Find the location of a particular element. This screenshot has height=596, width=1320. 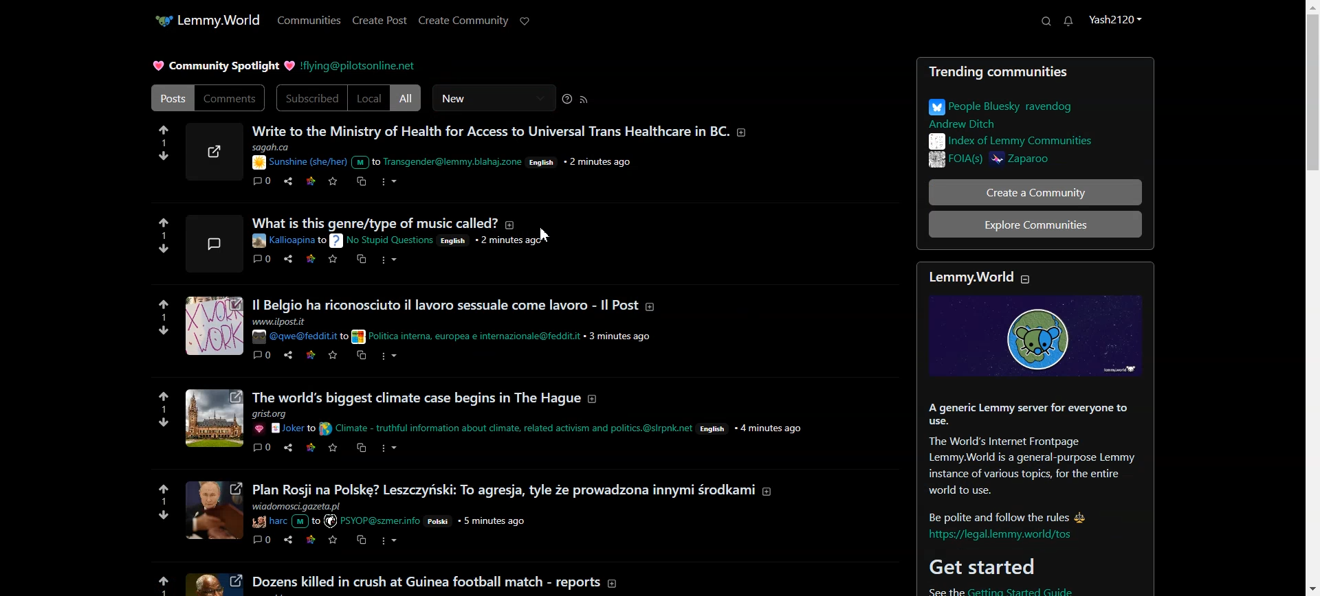

2 minutes is located at coordinates (513, 242).